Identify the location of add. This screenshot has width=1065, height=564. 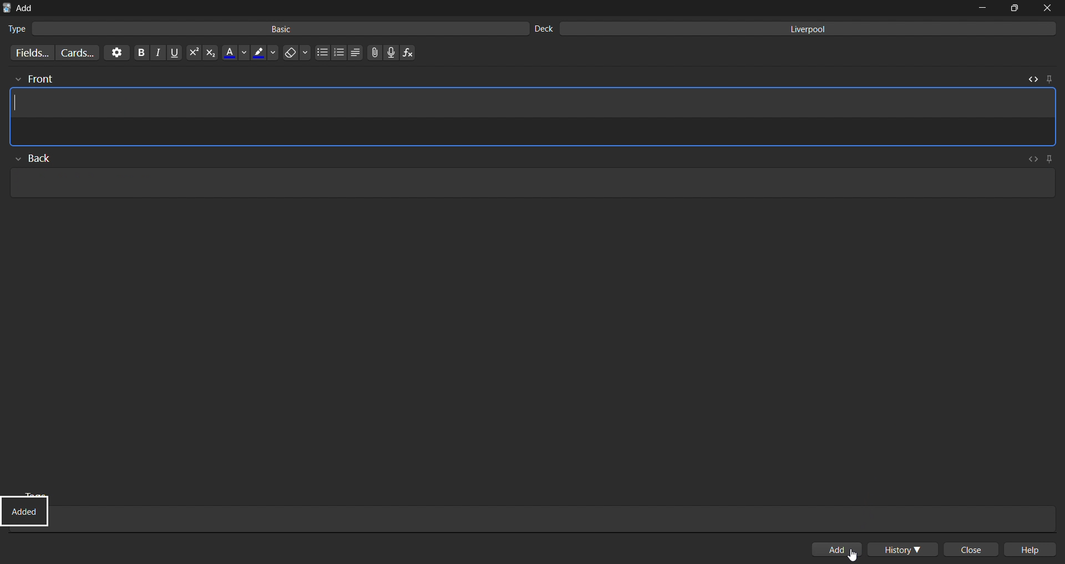
(839, 549).